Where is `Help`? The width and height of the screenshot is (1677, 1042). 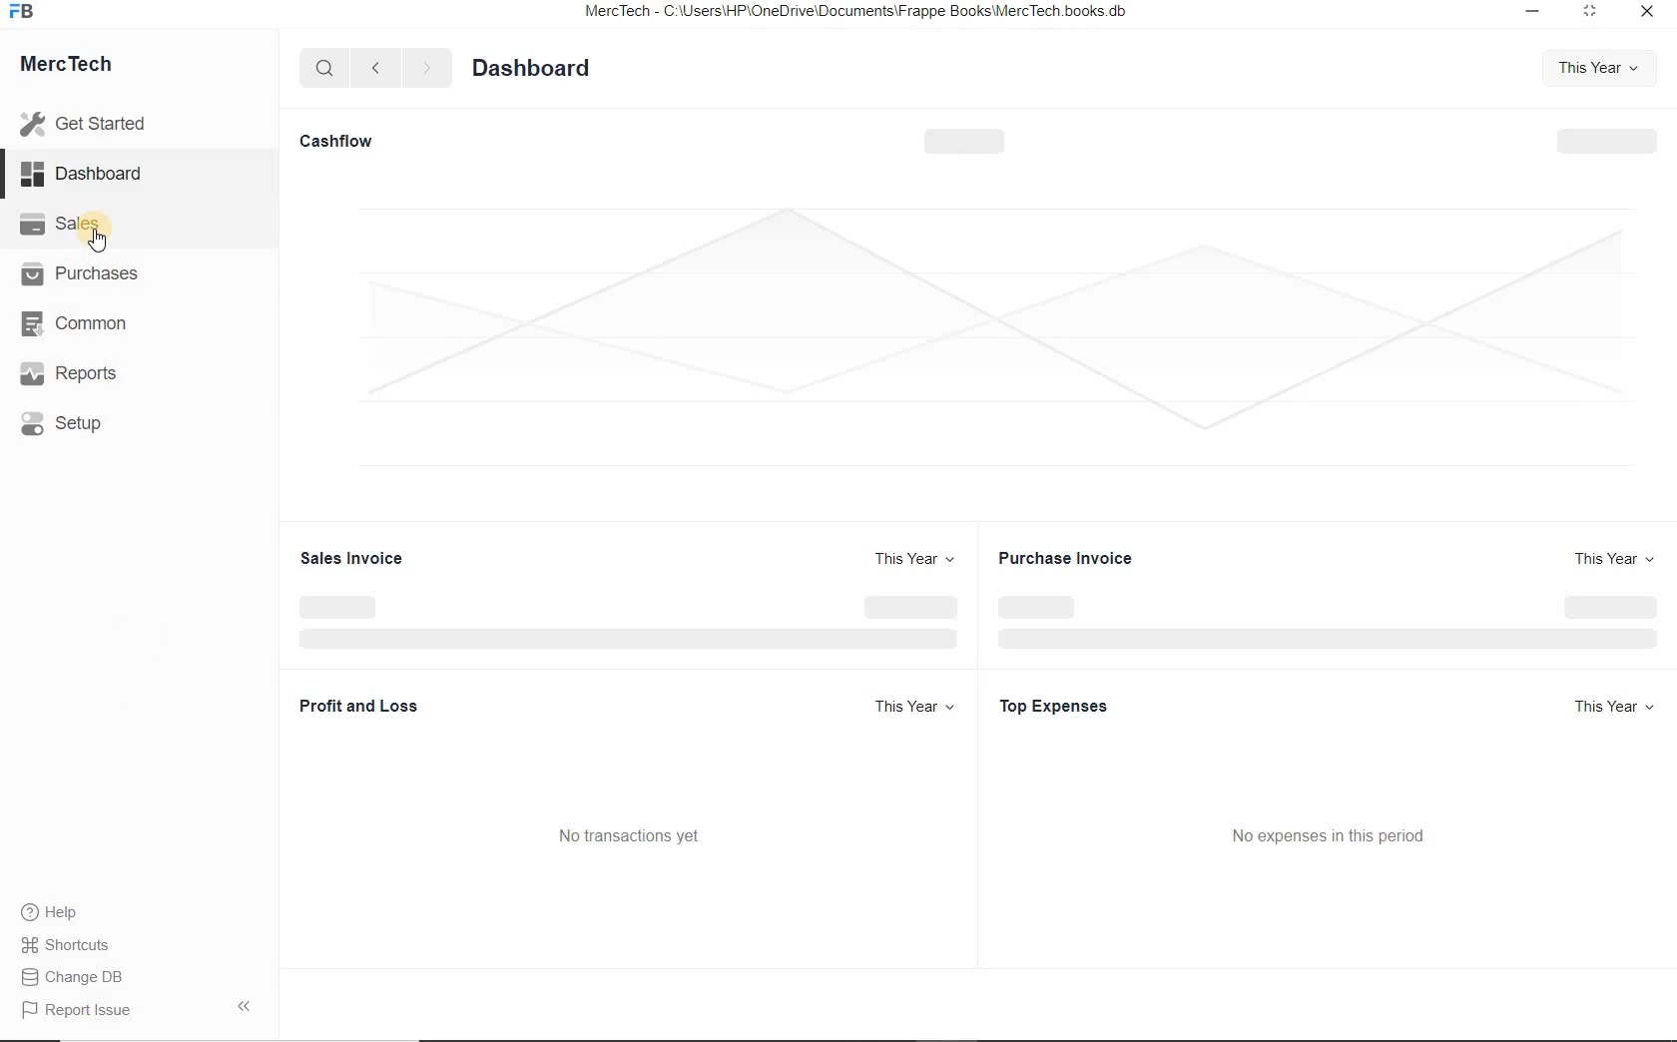
Help is located at coordinates (56, 912).